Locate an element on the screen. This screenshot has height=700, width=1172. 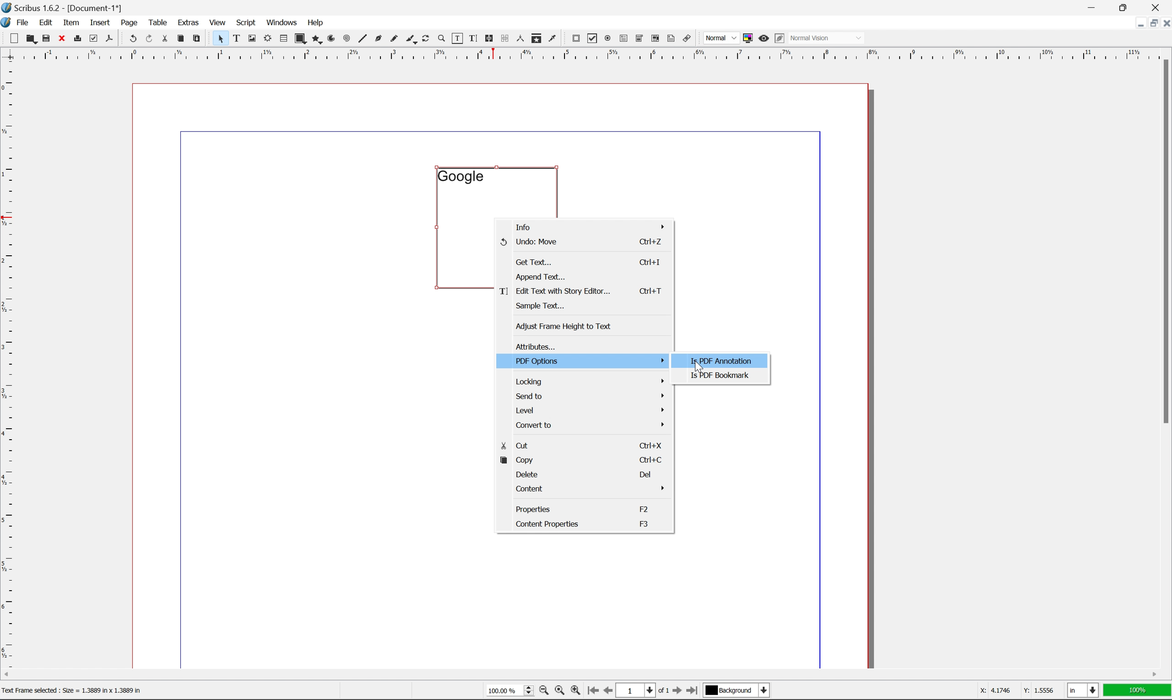
page is located at coordinates (129, 22).